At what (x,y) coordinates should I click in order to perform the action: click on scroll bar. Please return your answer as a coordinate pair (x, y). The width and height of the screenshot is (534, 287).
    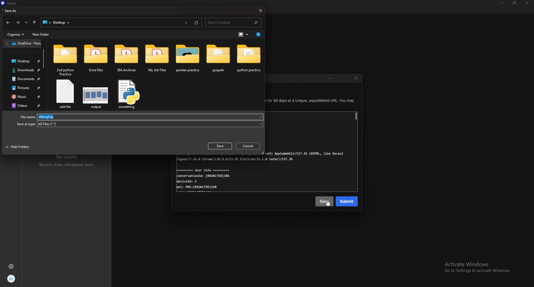
    Looking at the image, I should click on (44, 58).